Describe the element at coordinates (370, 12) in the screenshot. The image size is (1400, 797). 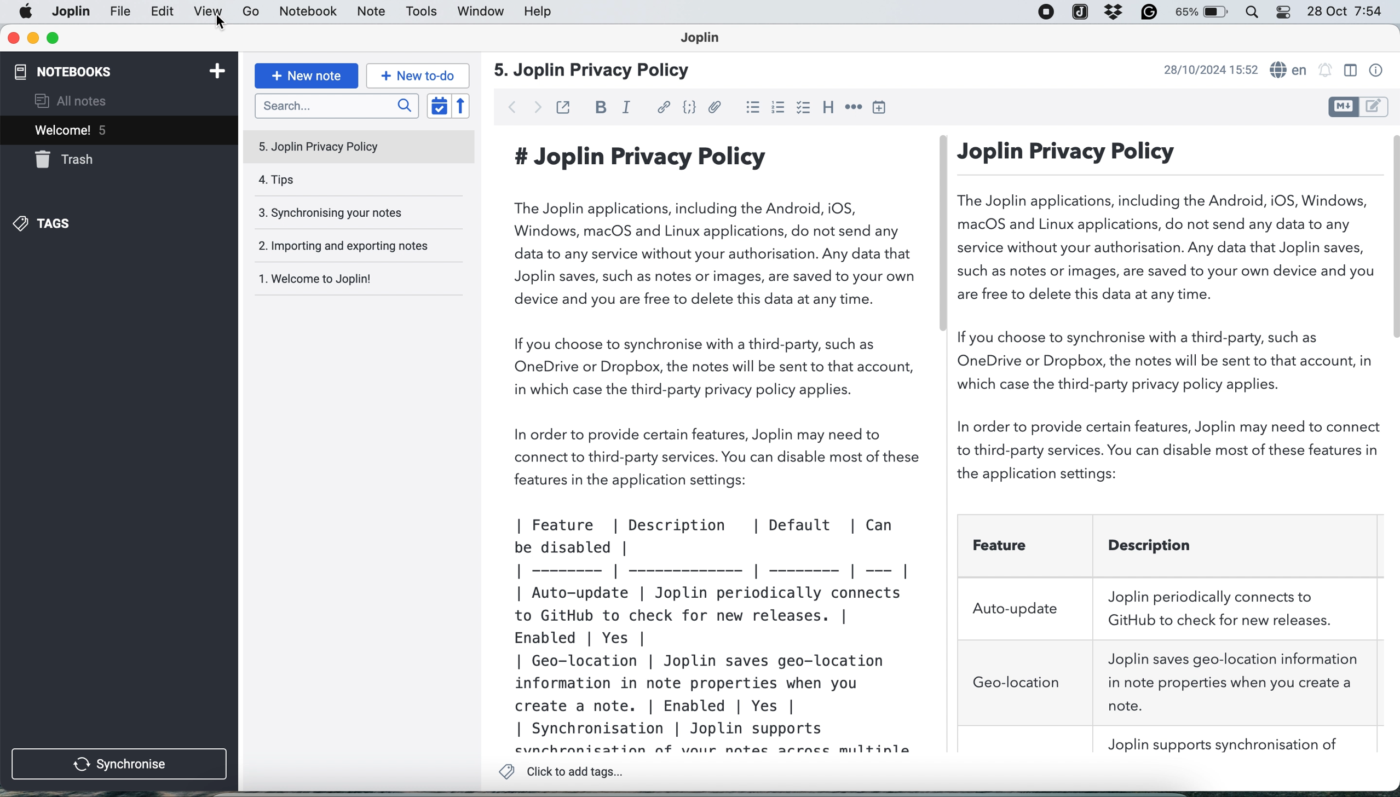
I see `note` at that location.